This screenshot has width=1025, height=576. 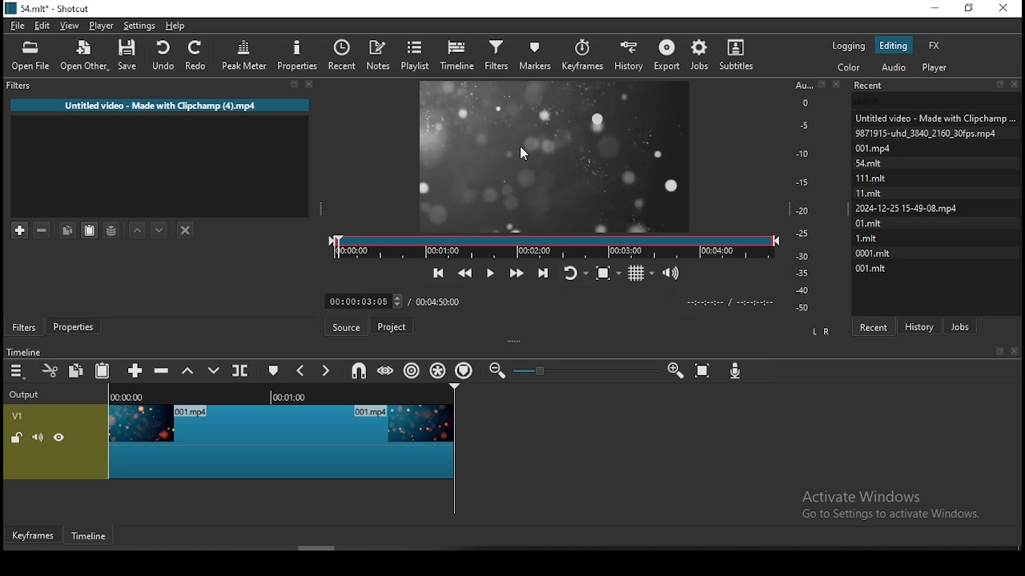 I want to click on close window, so click(x=1003, y=7).